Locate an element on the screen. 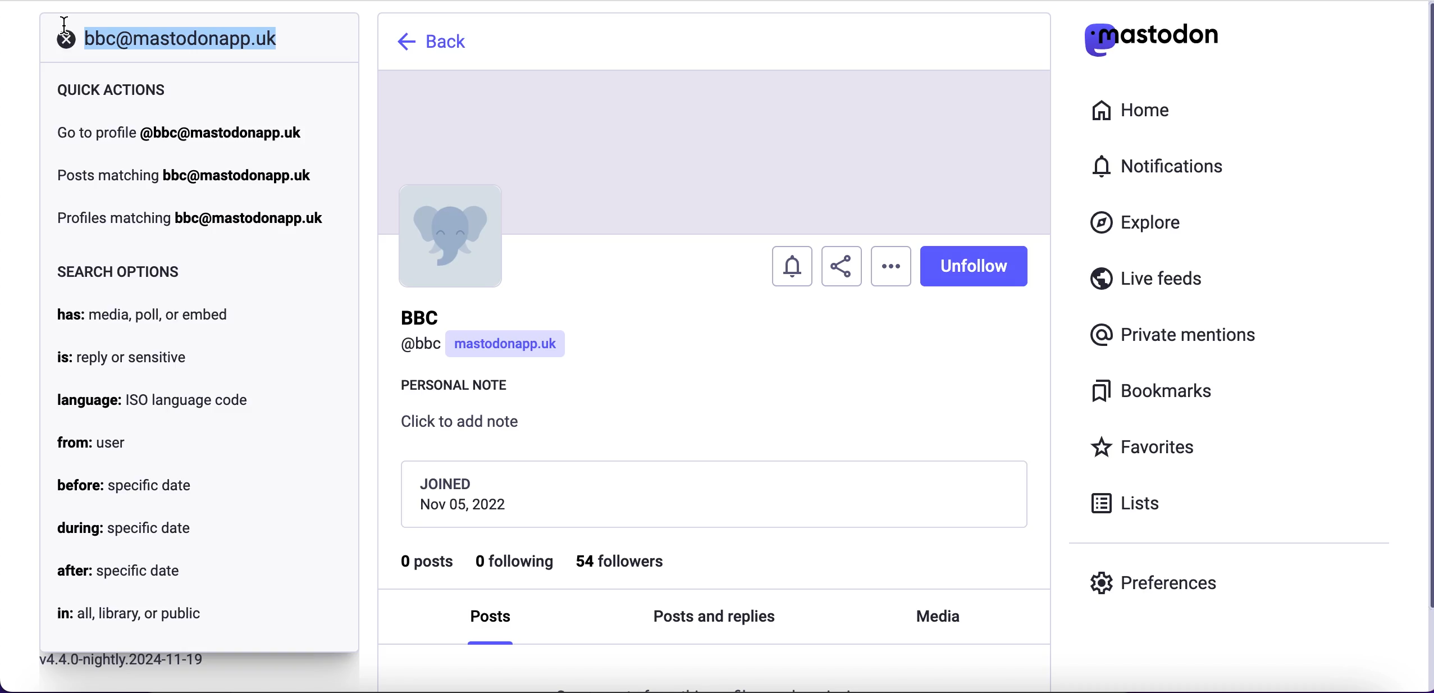 Image resolution: width=1434 pixels, height=693 pixels. lists is located at coordinates (1132, 502).